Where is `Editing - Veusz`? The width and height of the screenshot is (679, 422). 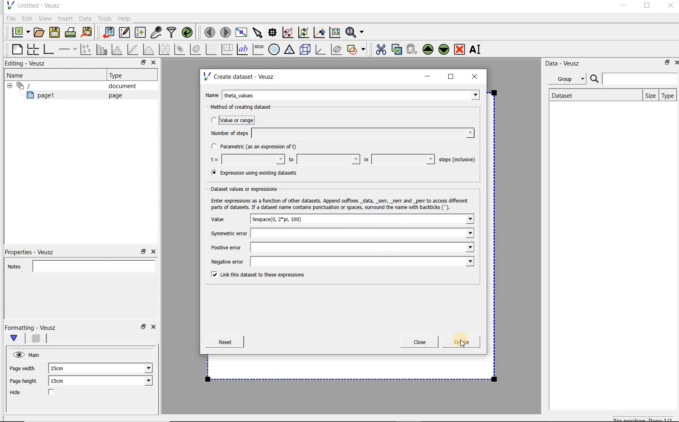
Editing - Veusz is located at coordinates (27, 64).